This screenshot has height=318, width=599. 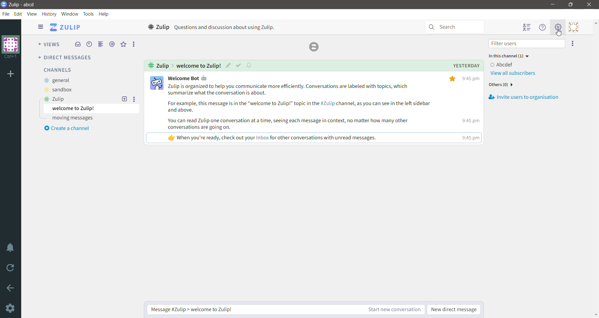 What do you see at coordinates (21, 4) in the screenshot?
I see `Application Logo and Name - Organization Name` at bounding box center [21, 4].